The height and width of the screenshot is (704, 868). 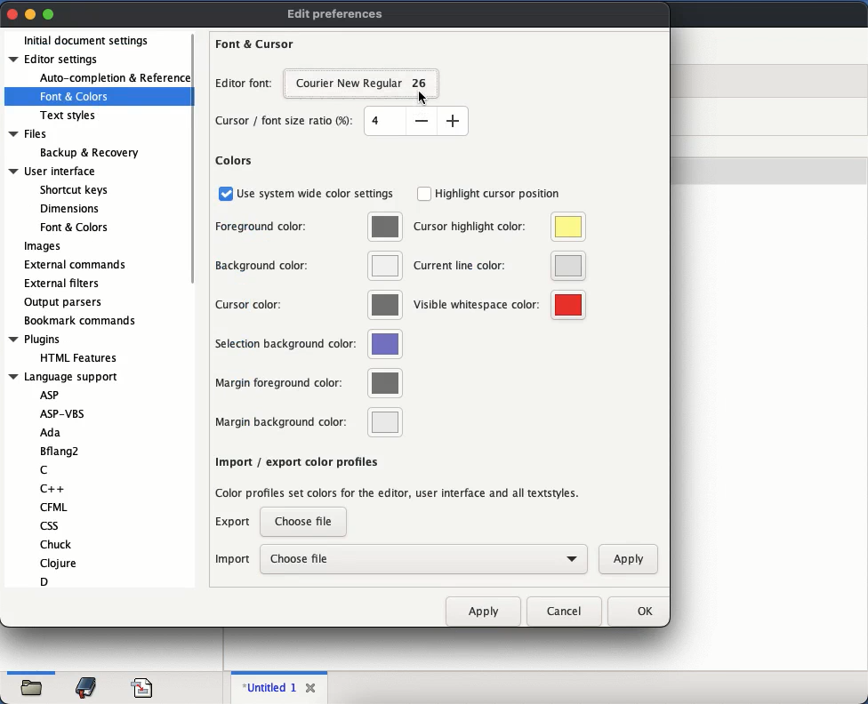 What do you see at coordinates (223, 193) in the screenshot?
I see `checkbox` at bounding box center [223, 193].